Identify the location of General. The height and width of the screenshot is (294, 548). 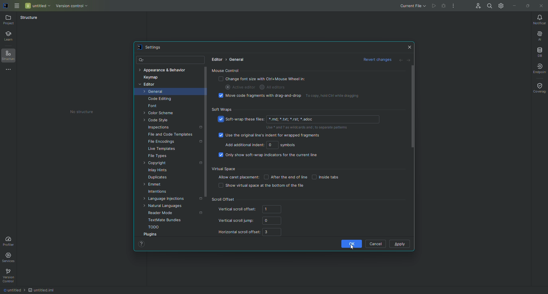
(155, 92).